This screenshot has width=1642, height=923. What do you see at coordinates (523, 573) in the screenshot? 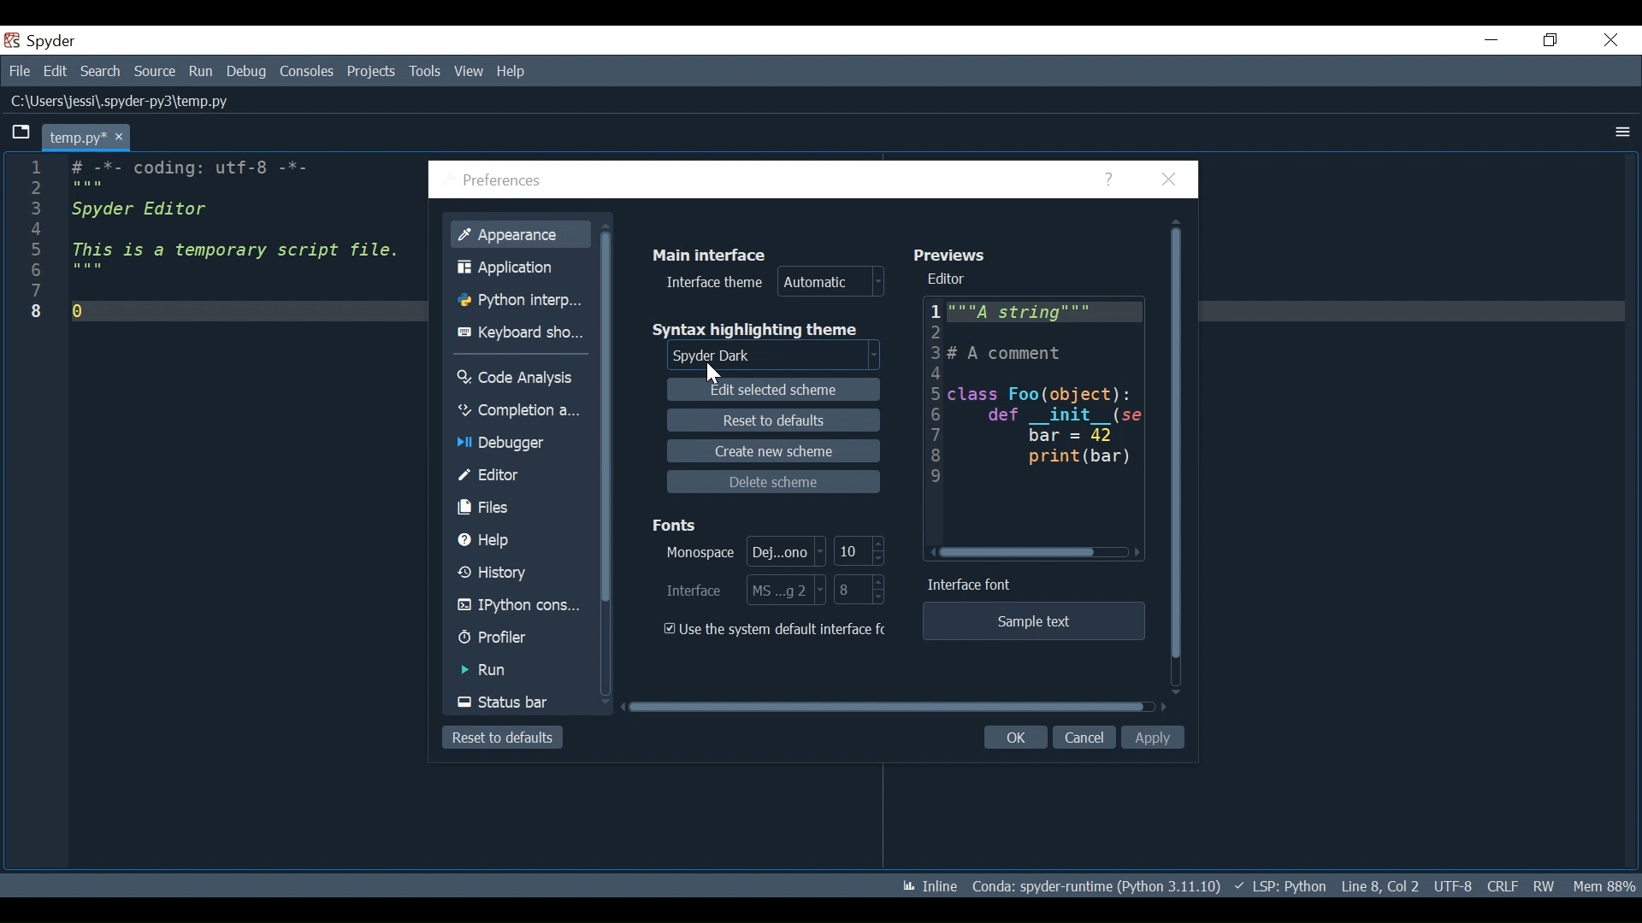
I see `History` at bounding box center [523, 573].